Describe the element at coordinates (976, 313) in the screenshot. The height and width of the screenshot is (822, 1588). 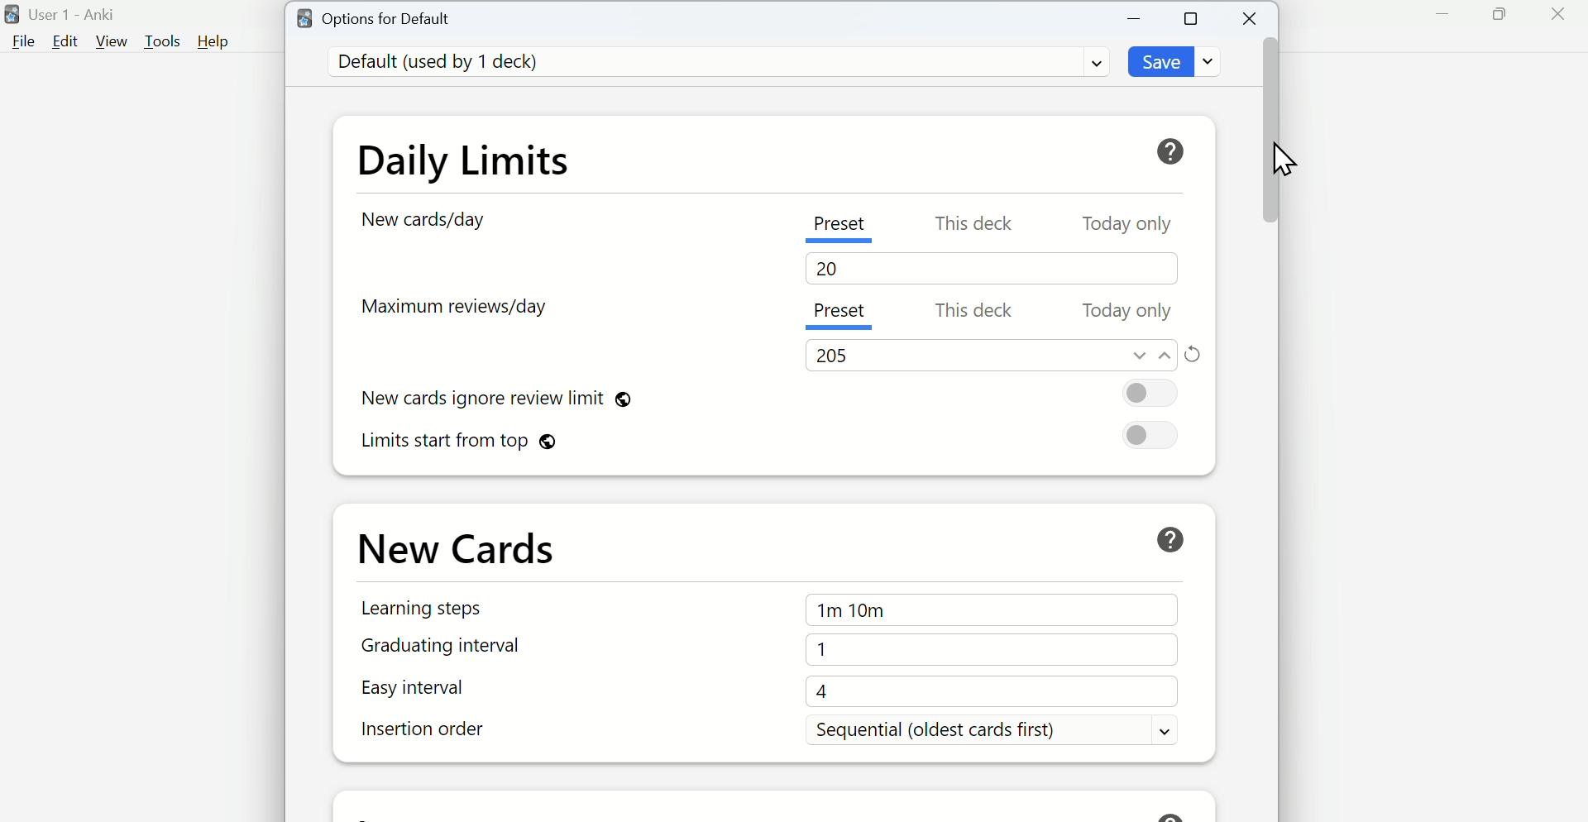
I see `This deck` at that location.